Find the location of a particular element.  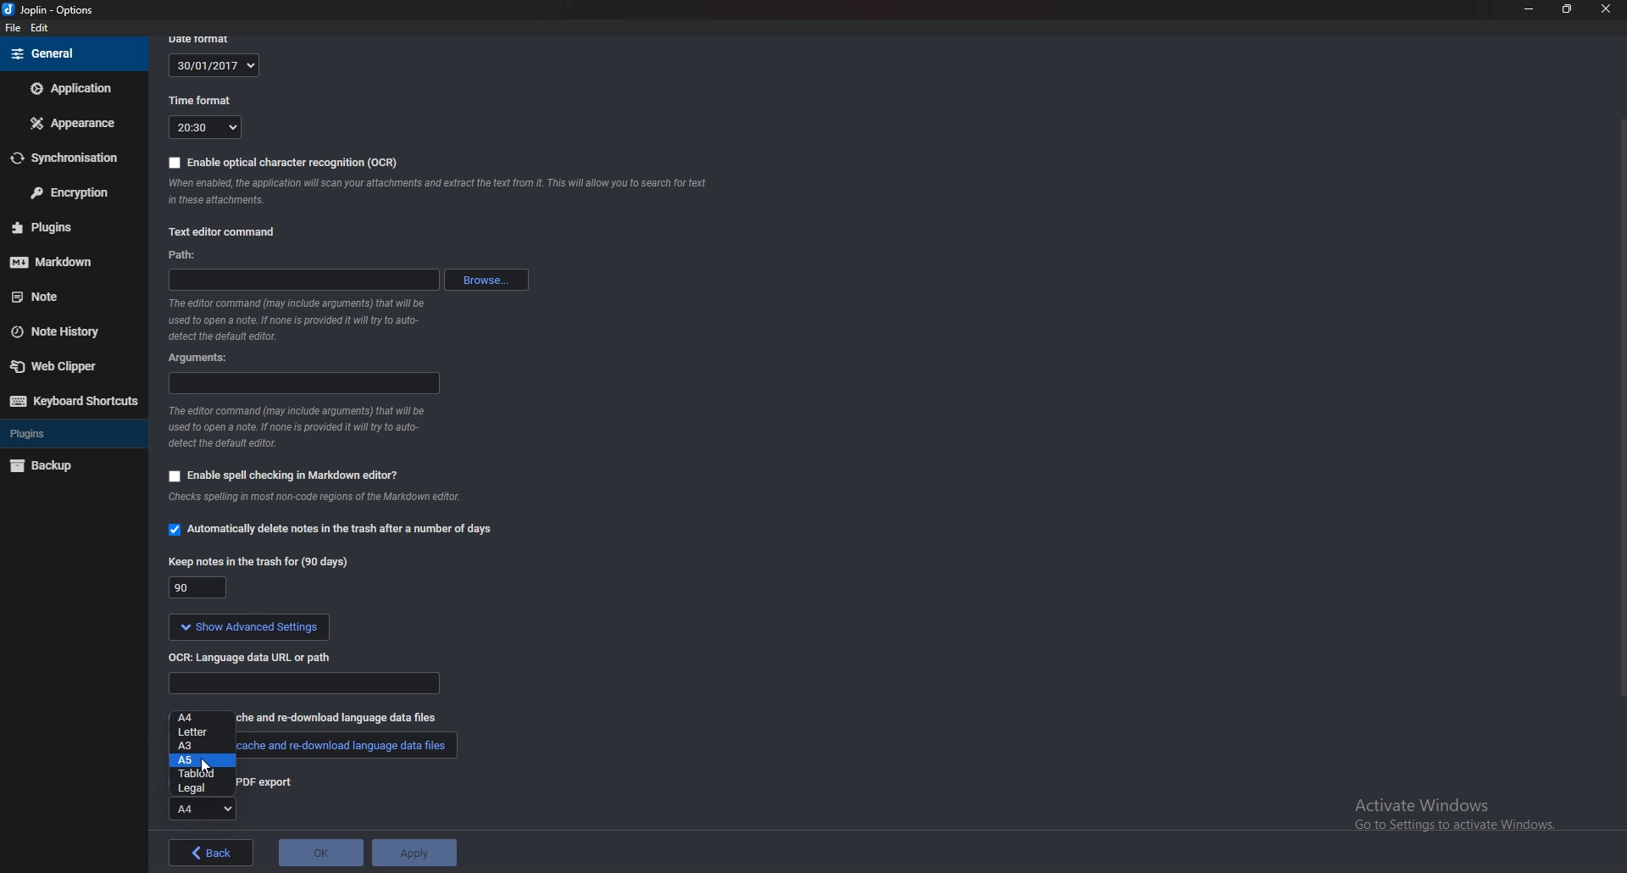

automatically delete notes is located at coordinates (339, 532).